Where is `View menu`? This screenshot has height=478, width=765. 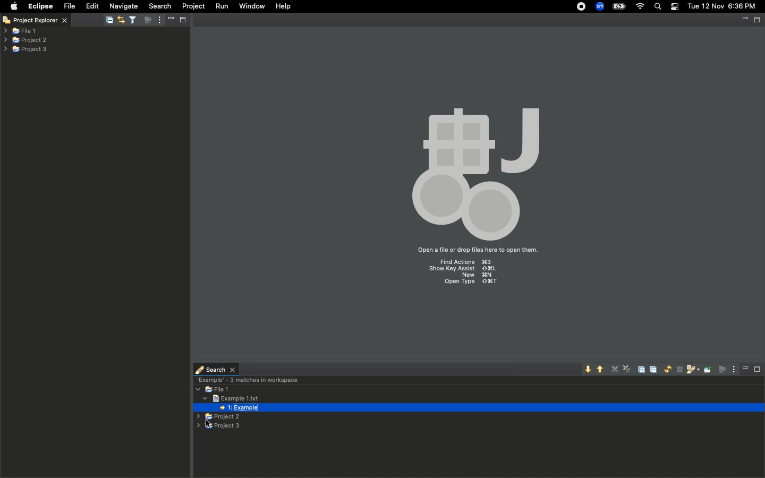 View menu is located at coordinates (732, 369).